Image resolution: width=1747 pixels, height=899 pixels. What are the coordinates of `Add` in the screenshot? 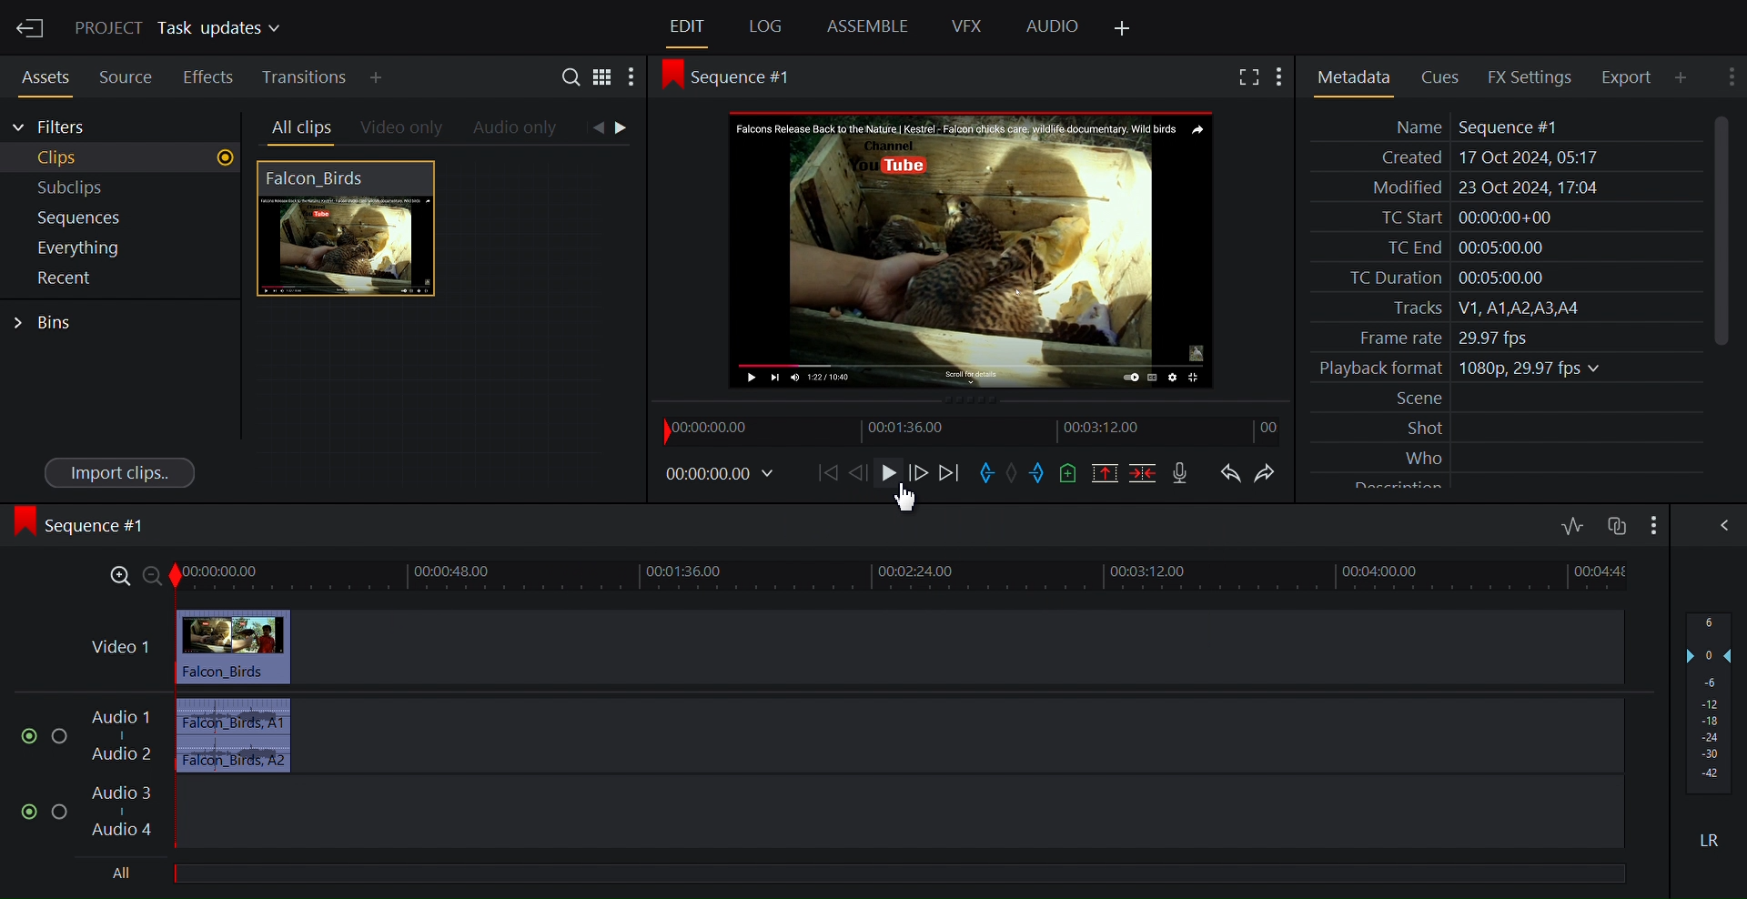 It's located at (391, 77).